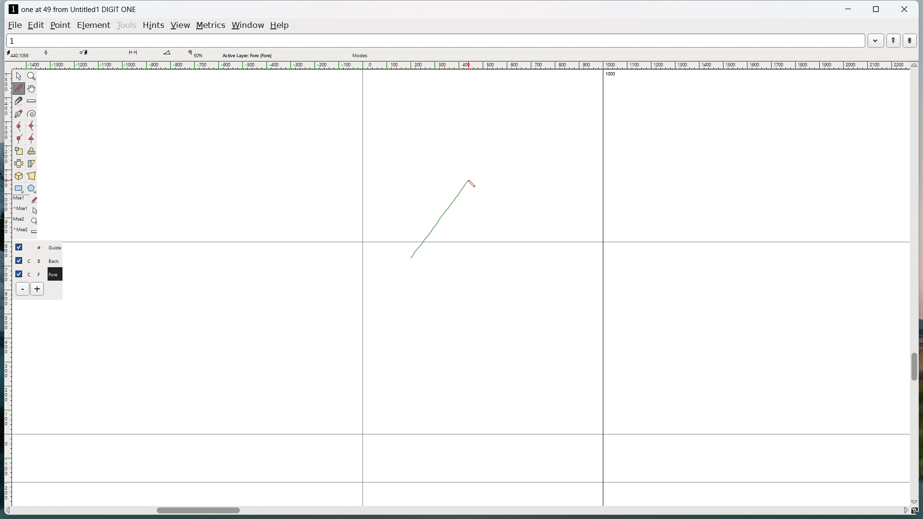 This screenshot has width=923, height=519. Describe the element at coordinates (19, 126) in the screenshot. I see `add a curve point` at that location.